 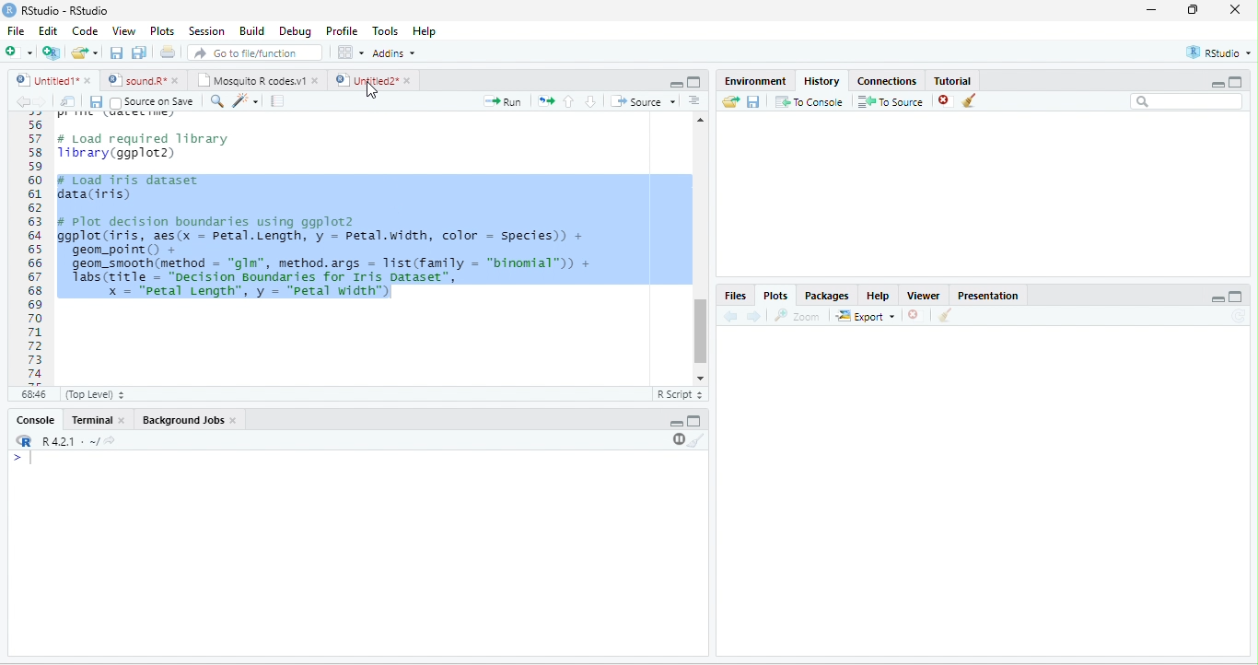 I want to click on Run file, so click(x=502, y=101).